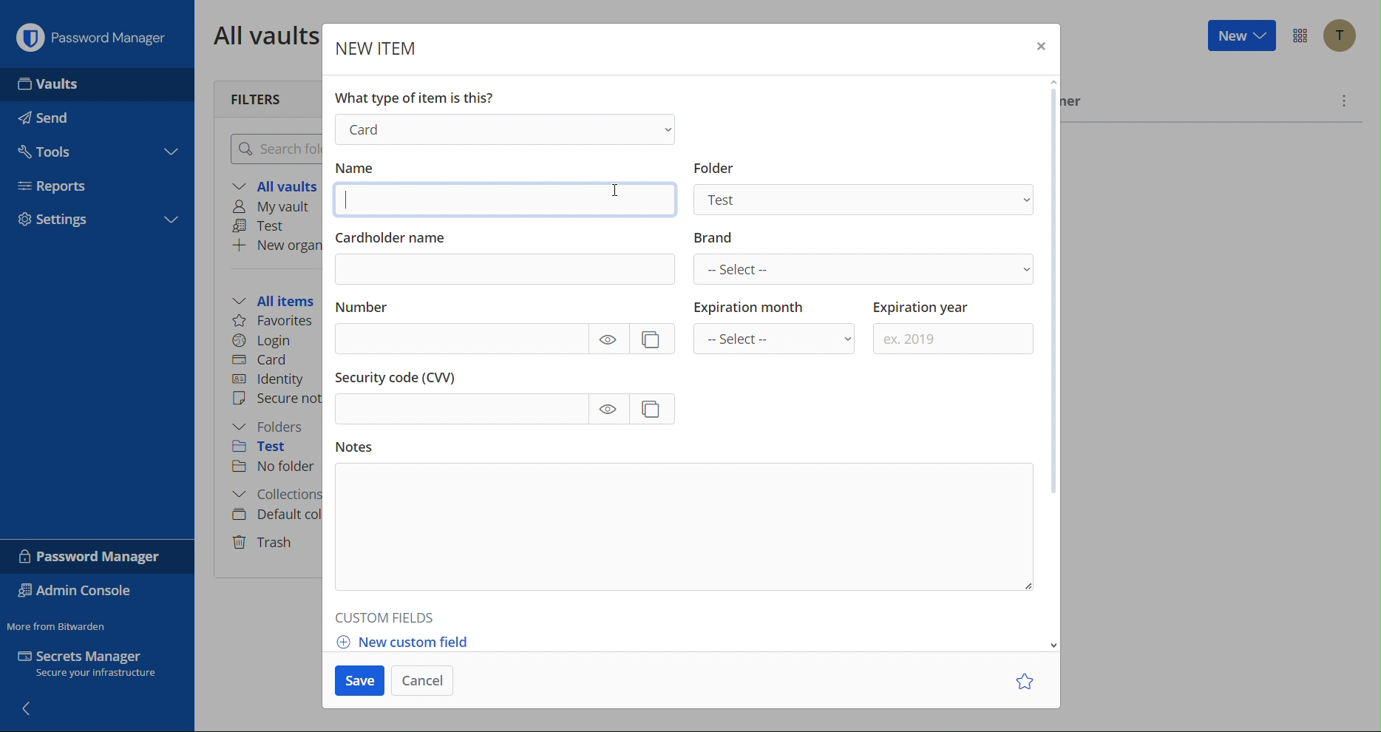  What do you see at coordinates (717, 168) in the screenshot?
I see `` at bounding box center [717, 168].